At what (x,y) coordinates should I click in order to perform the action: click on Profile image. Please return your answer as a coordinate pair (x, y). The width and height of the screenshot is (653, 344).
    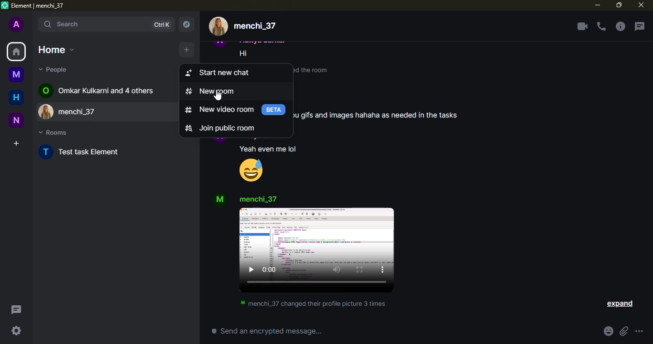
    Looking at the image, I should click on (47, 111).